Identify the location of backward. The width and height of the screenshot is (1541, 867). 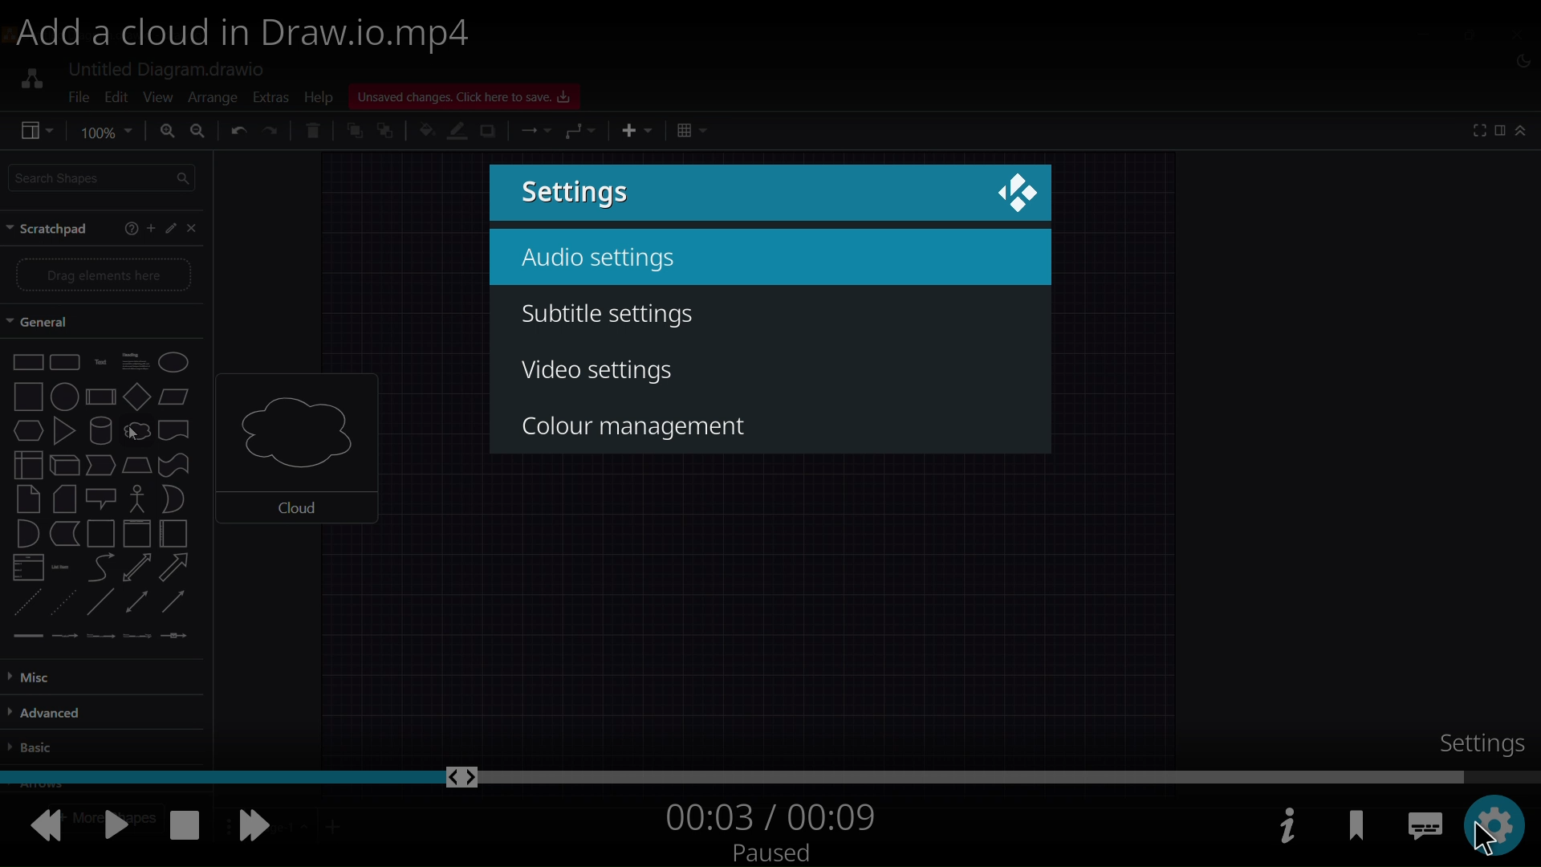
(43, 823).